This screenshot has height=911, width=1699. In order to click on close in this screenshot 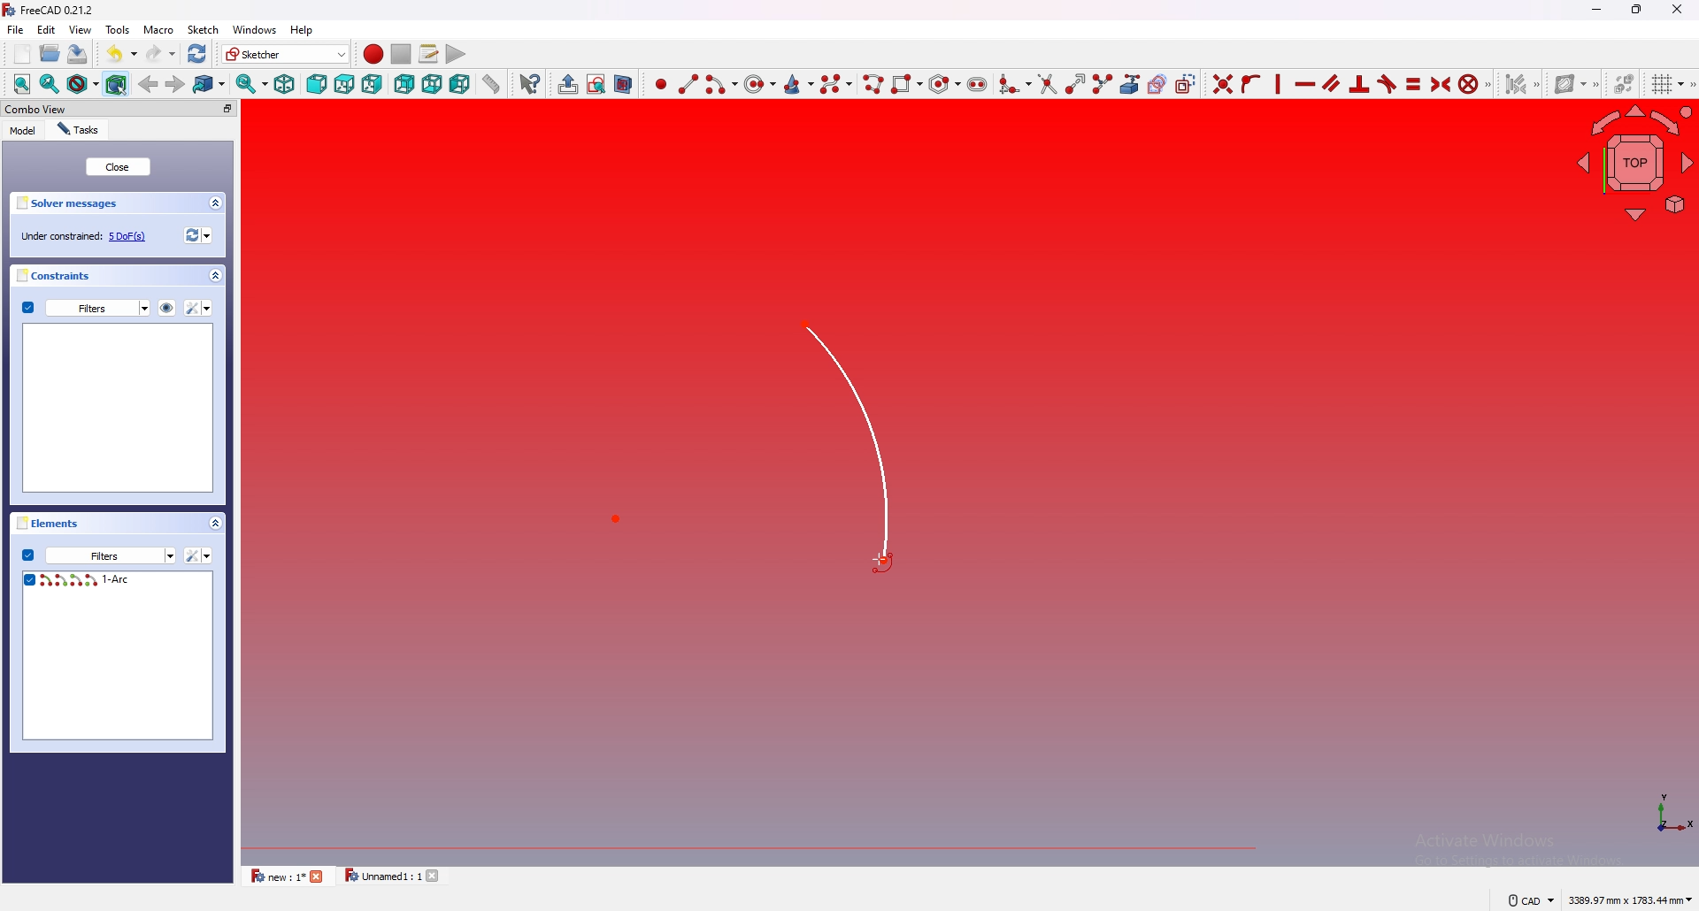, I will do `click(436, 876)`.